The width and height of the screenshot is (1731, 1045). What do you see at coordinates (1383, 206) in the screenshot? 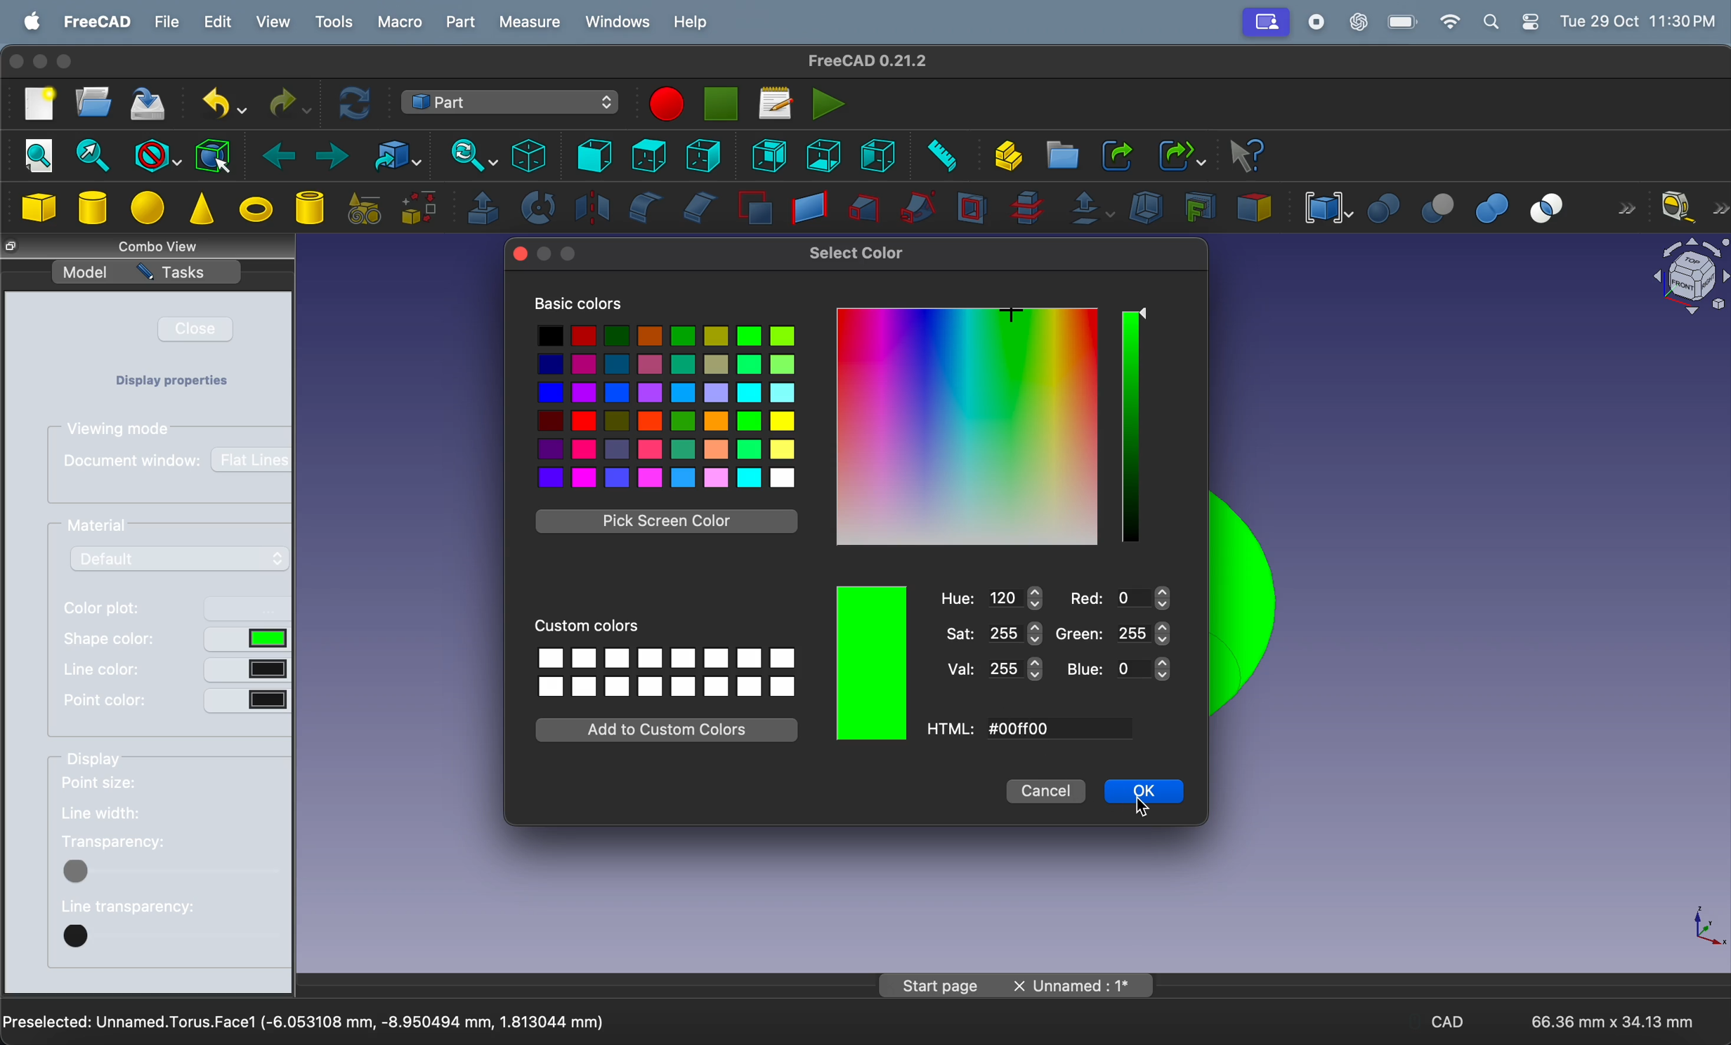
I see `boolean` at bounding box center [1383, 206].